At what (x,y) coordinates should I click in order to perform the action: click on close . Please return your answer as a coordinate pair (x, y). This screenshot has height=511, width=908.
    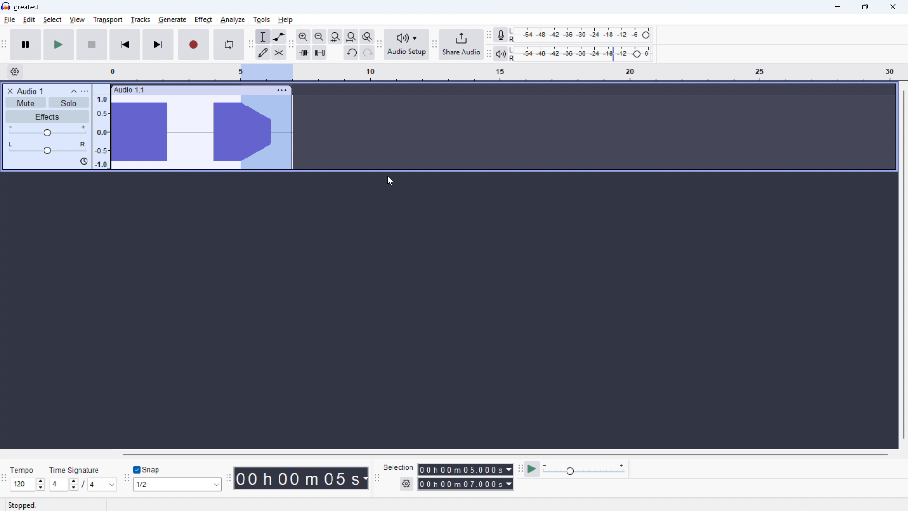
    Looking at the image, I should click on (892, 7).